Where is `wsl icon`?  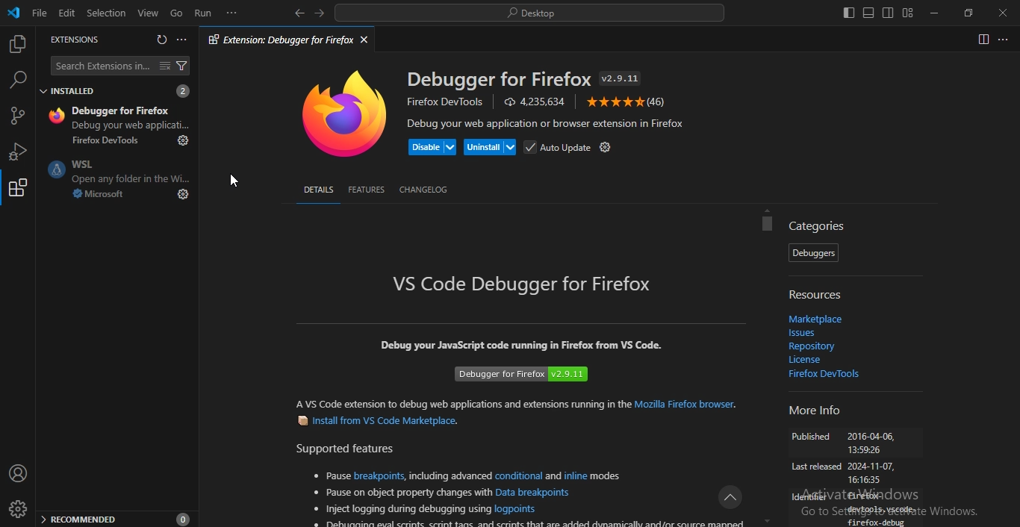 wsl icon is located at coordinates (53, 171).